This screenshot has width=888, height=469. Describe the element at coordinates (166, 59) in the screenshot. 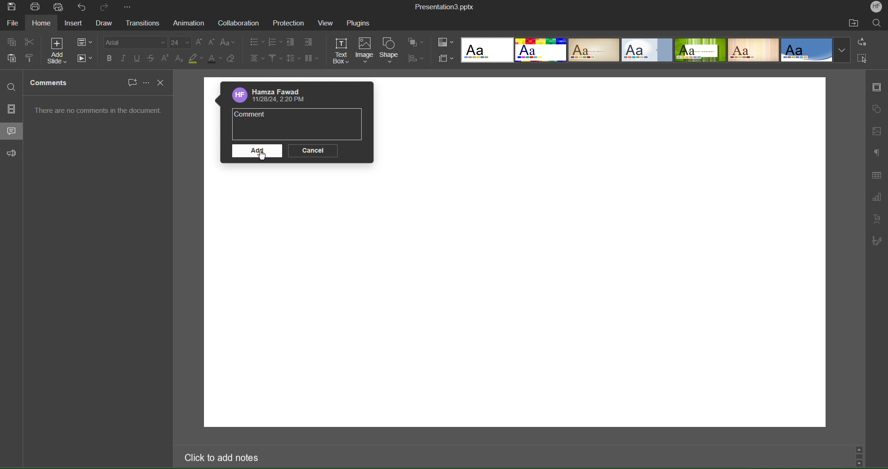

I see `Superscript` at that location.